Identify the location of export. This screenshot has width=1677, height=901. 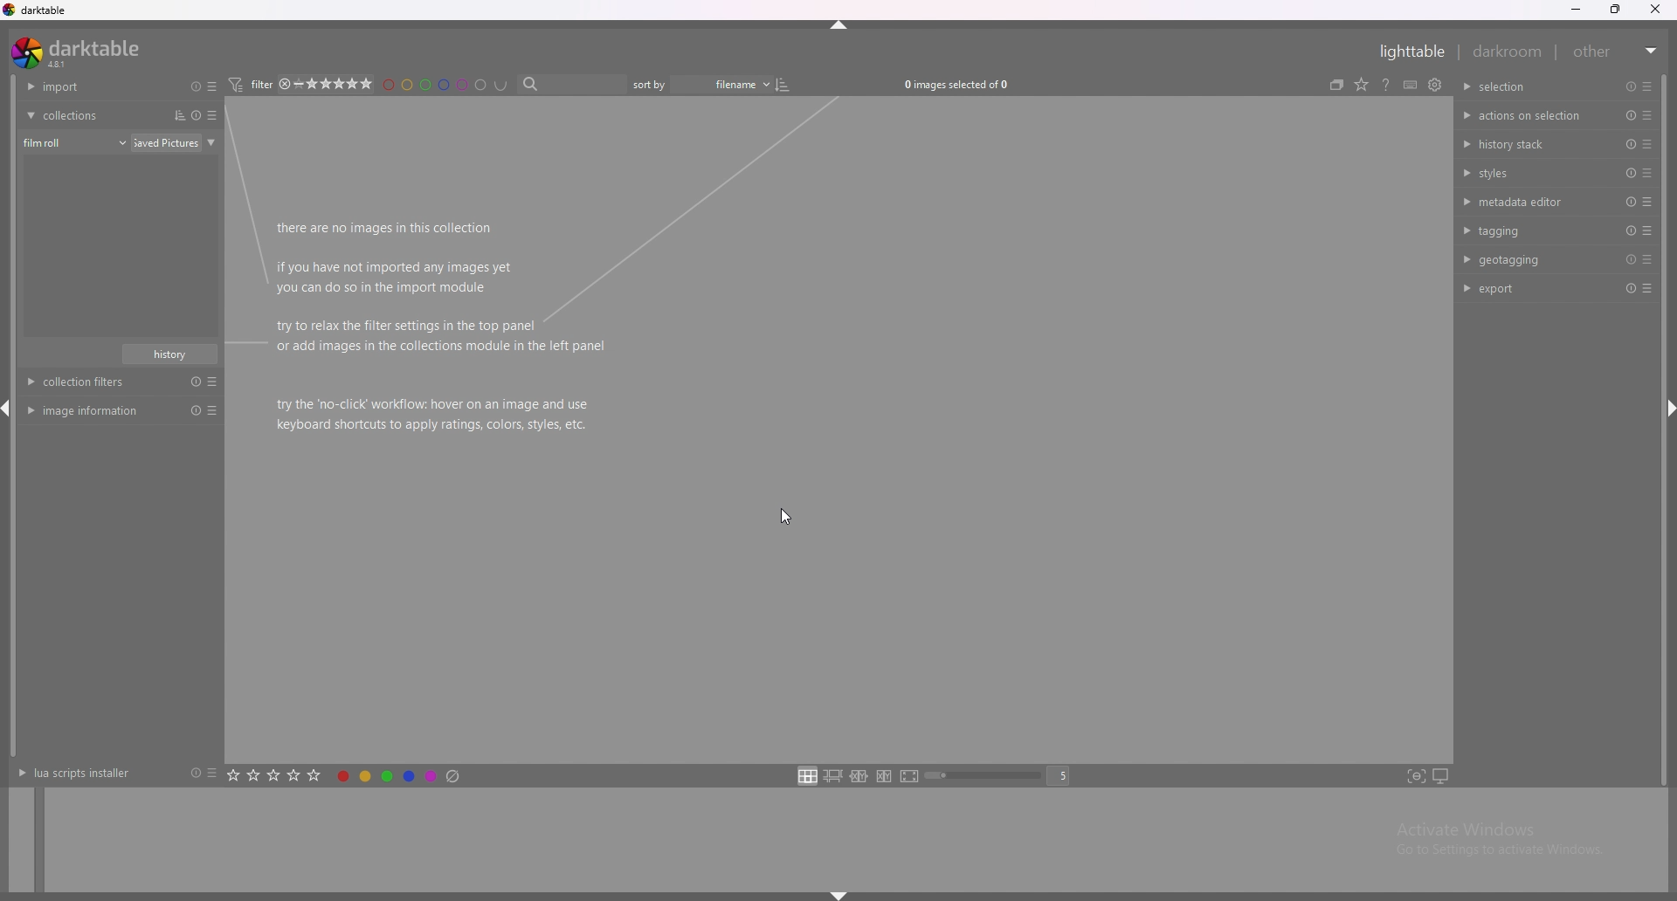
(1528, 288).